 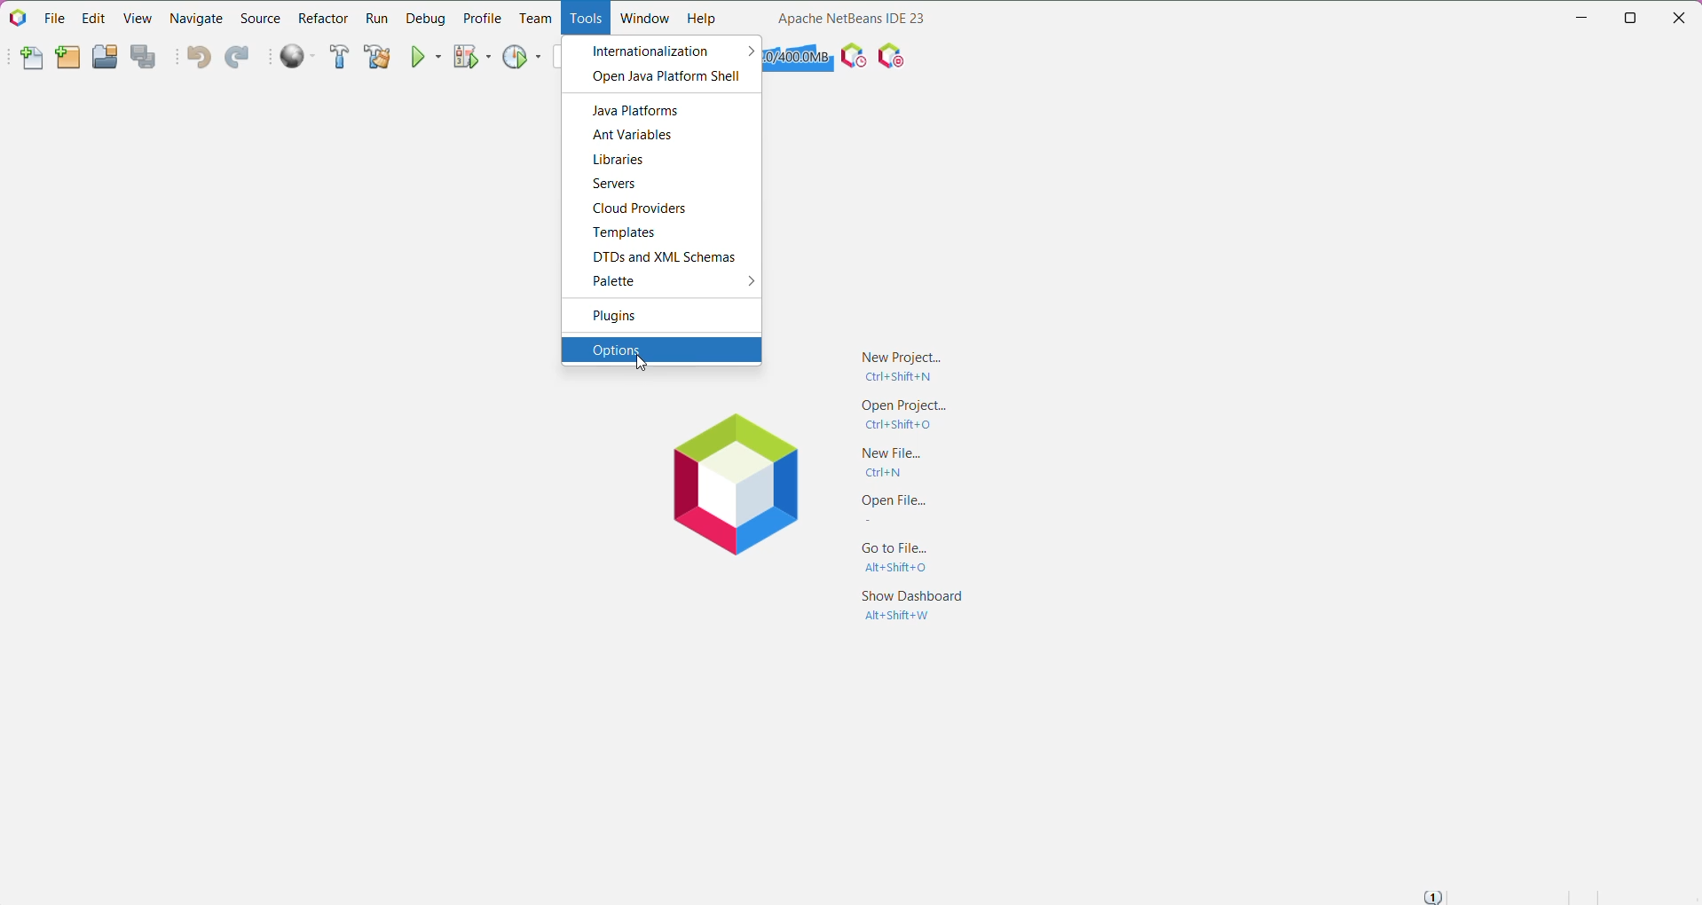 I want to click on Close, so click(x=1682, y=15).